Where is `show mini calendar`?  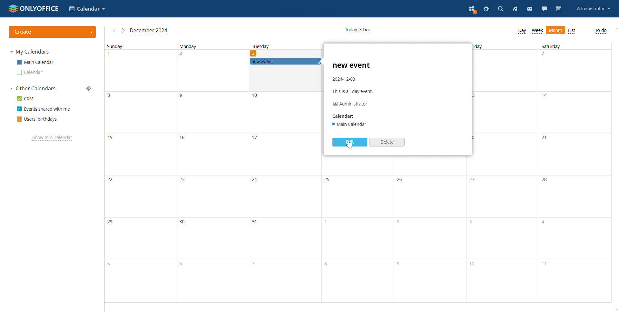 show mini calendar is located at coordinates (53, 138).